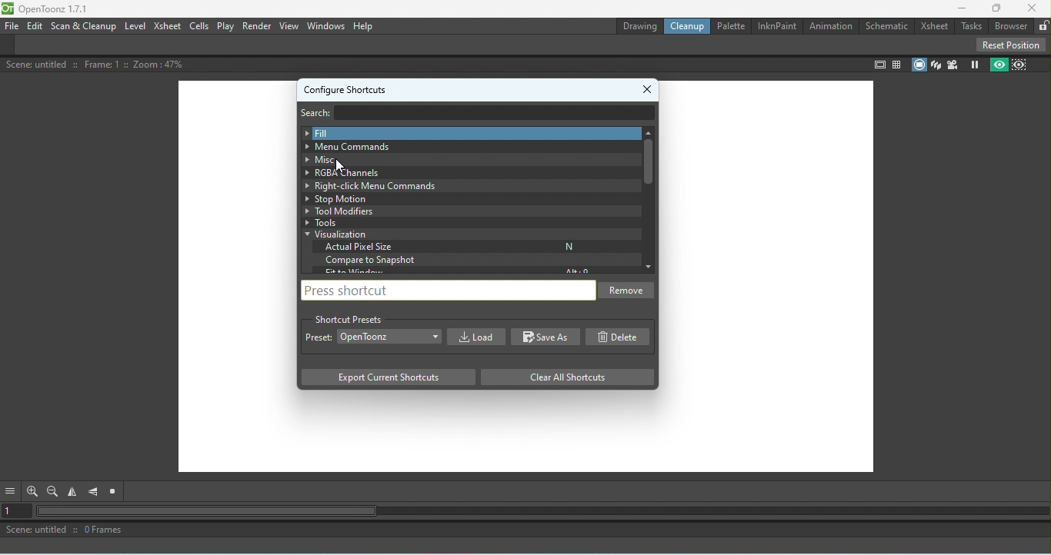 This screenshot has width=1051, height=555. What do you see at coordinates (776, 26) in the screenshot?
I see `InknPaint` at bounding box center [776, 26].